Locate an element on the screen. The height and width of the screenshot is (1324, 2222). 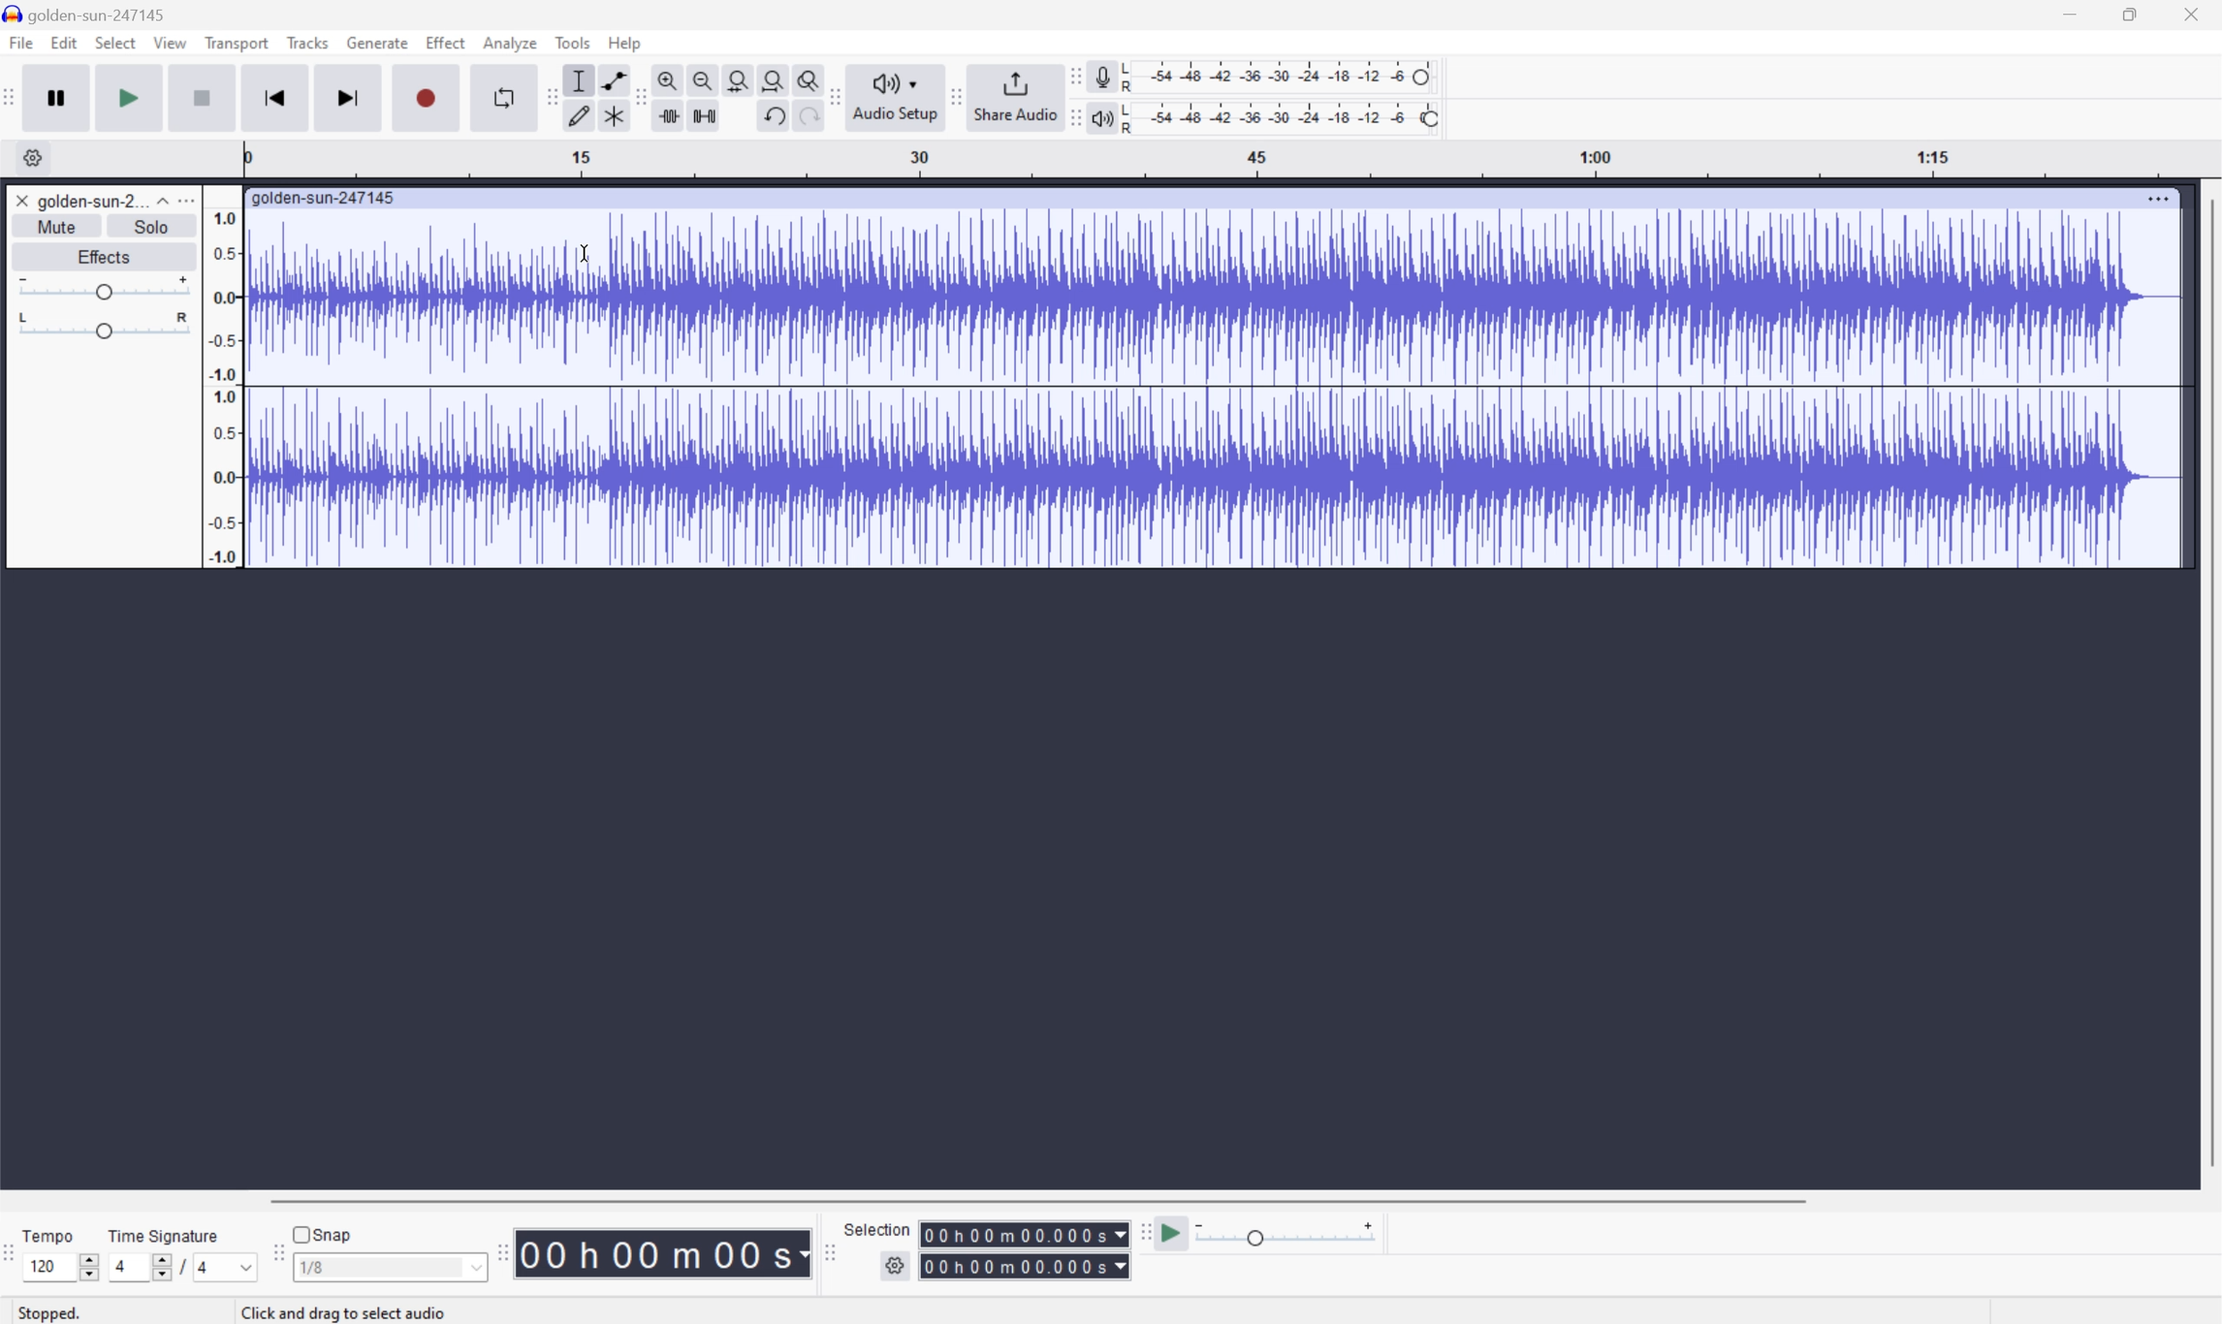
More is located at coordinates (190, 199).